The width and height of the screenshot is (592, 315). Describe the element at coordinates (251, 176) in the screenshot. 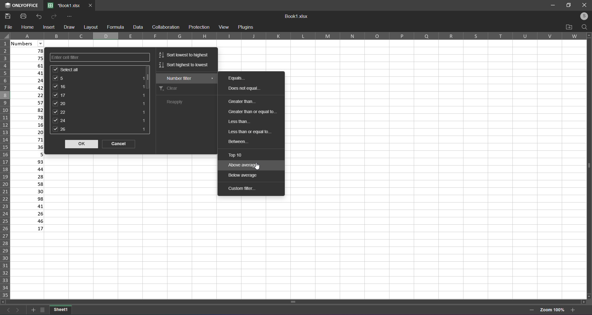

I see `below average` at that location.